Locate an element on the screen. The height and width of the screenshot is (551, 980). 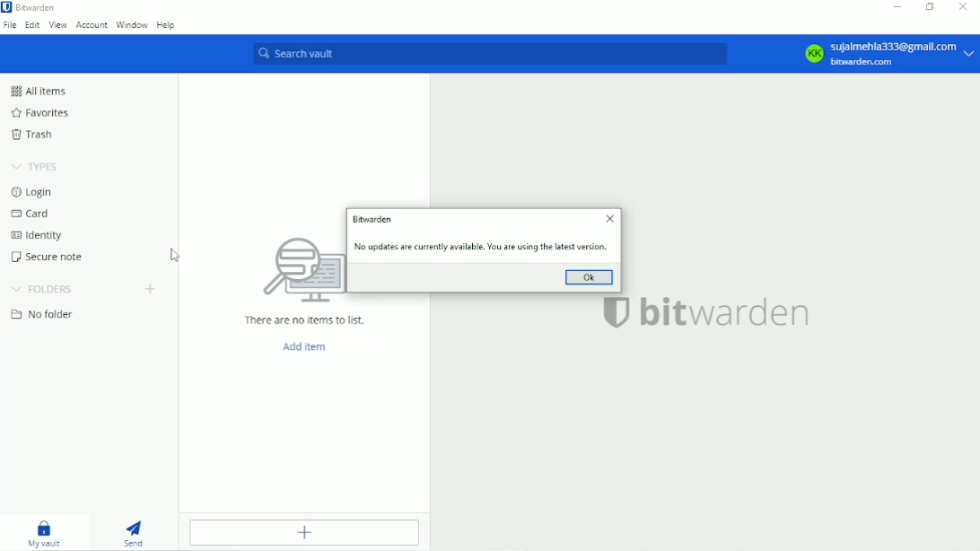
Add item is located at coordinates (306, 346).